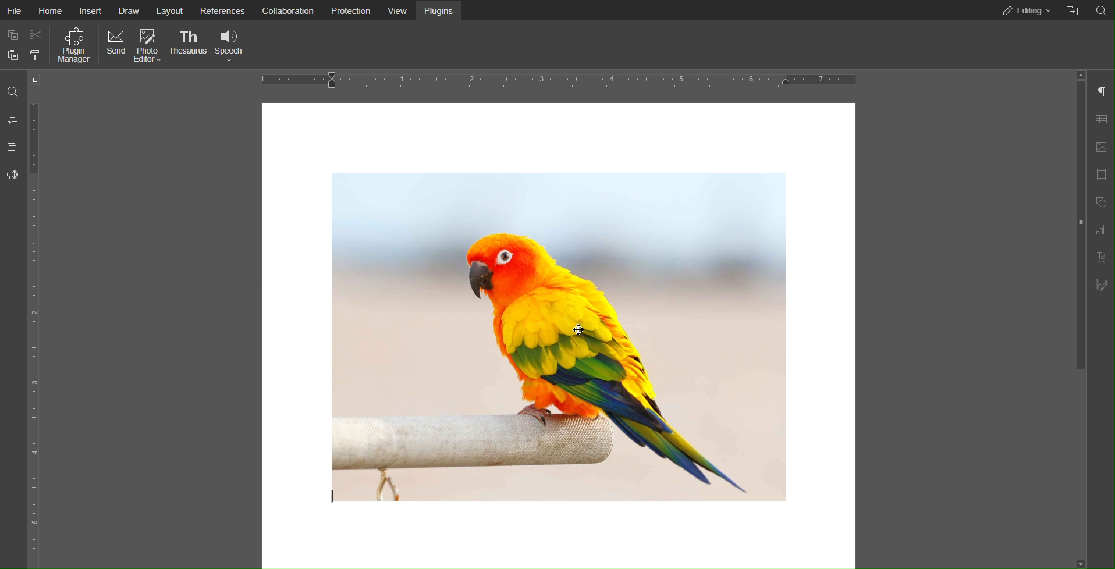  I want to click on Thesaurus, so click(190, 45).